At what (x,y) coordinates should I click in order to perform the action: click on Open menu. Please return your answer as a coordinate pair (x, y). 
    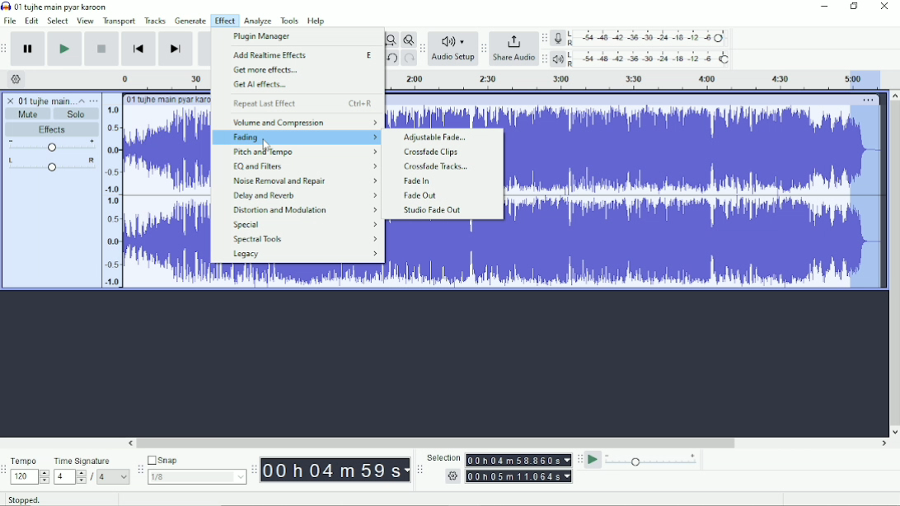
    Looking at the image, I should click on (95, 101).